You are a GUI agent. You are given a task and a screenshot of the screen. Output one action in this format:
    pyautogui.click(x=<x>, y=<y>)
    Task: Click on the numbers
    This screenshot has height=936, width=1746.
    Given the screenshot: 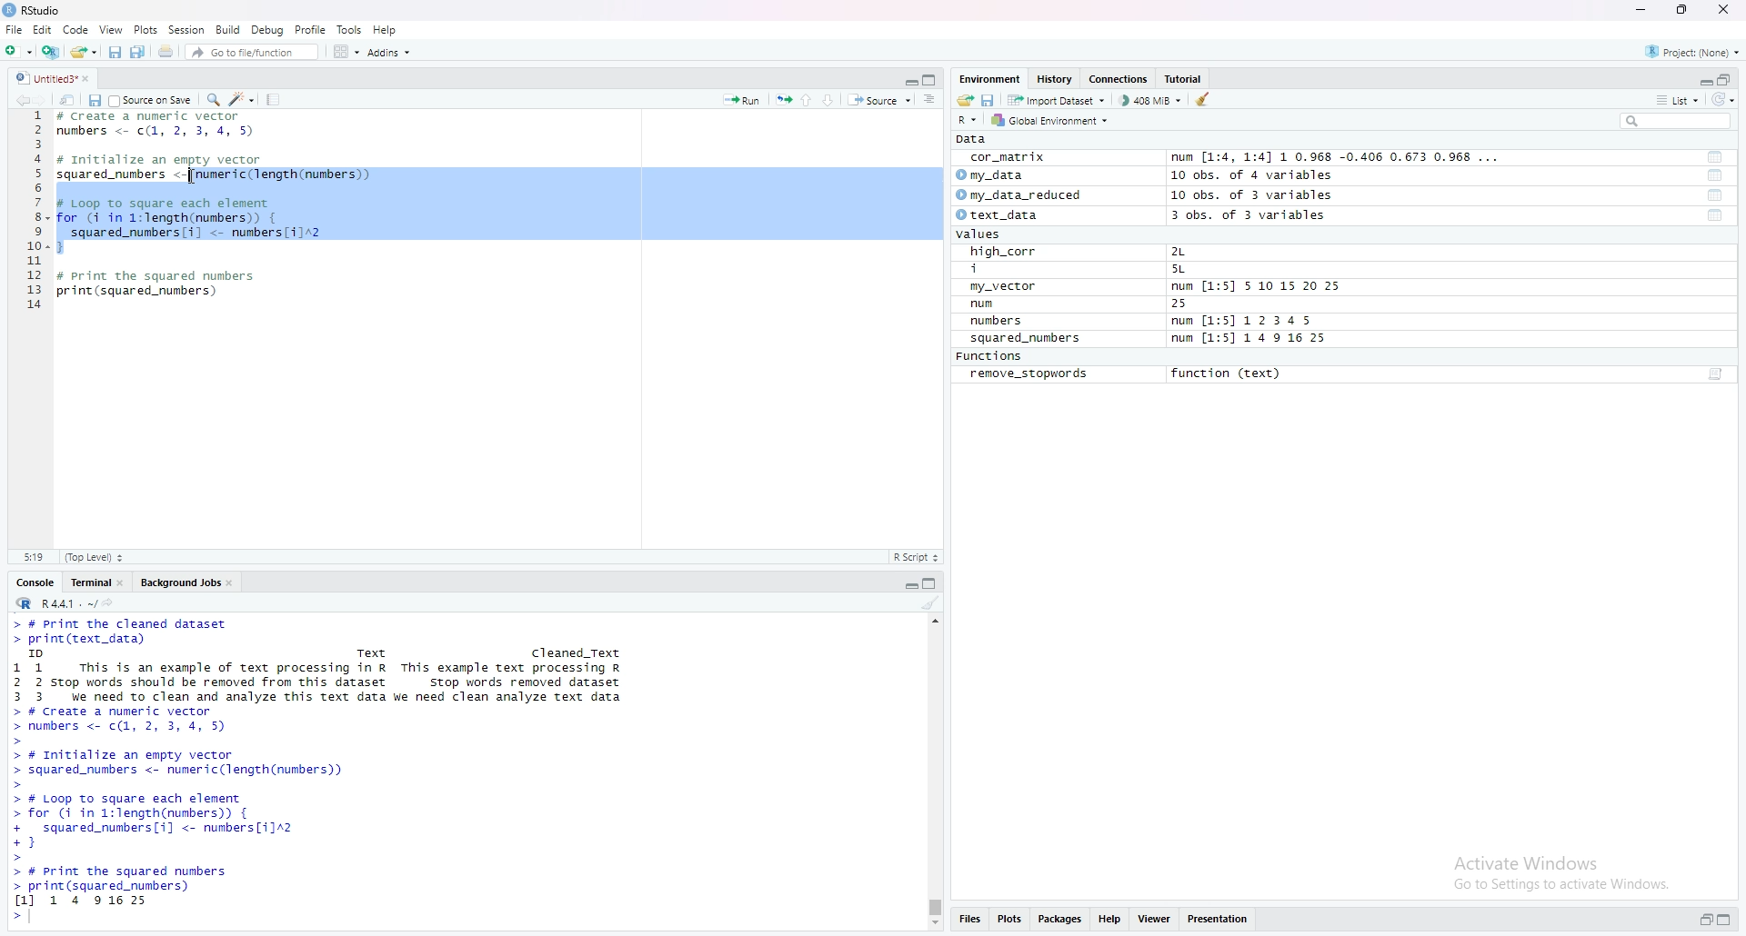 What is the action you would take?
    pyautogui.click(x=1000, y=322)
    